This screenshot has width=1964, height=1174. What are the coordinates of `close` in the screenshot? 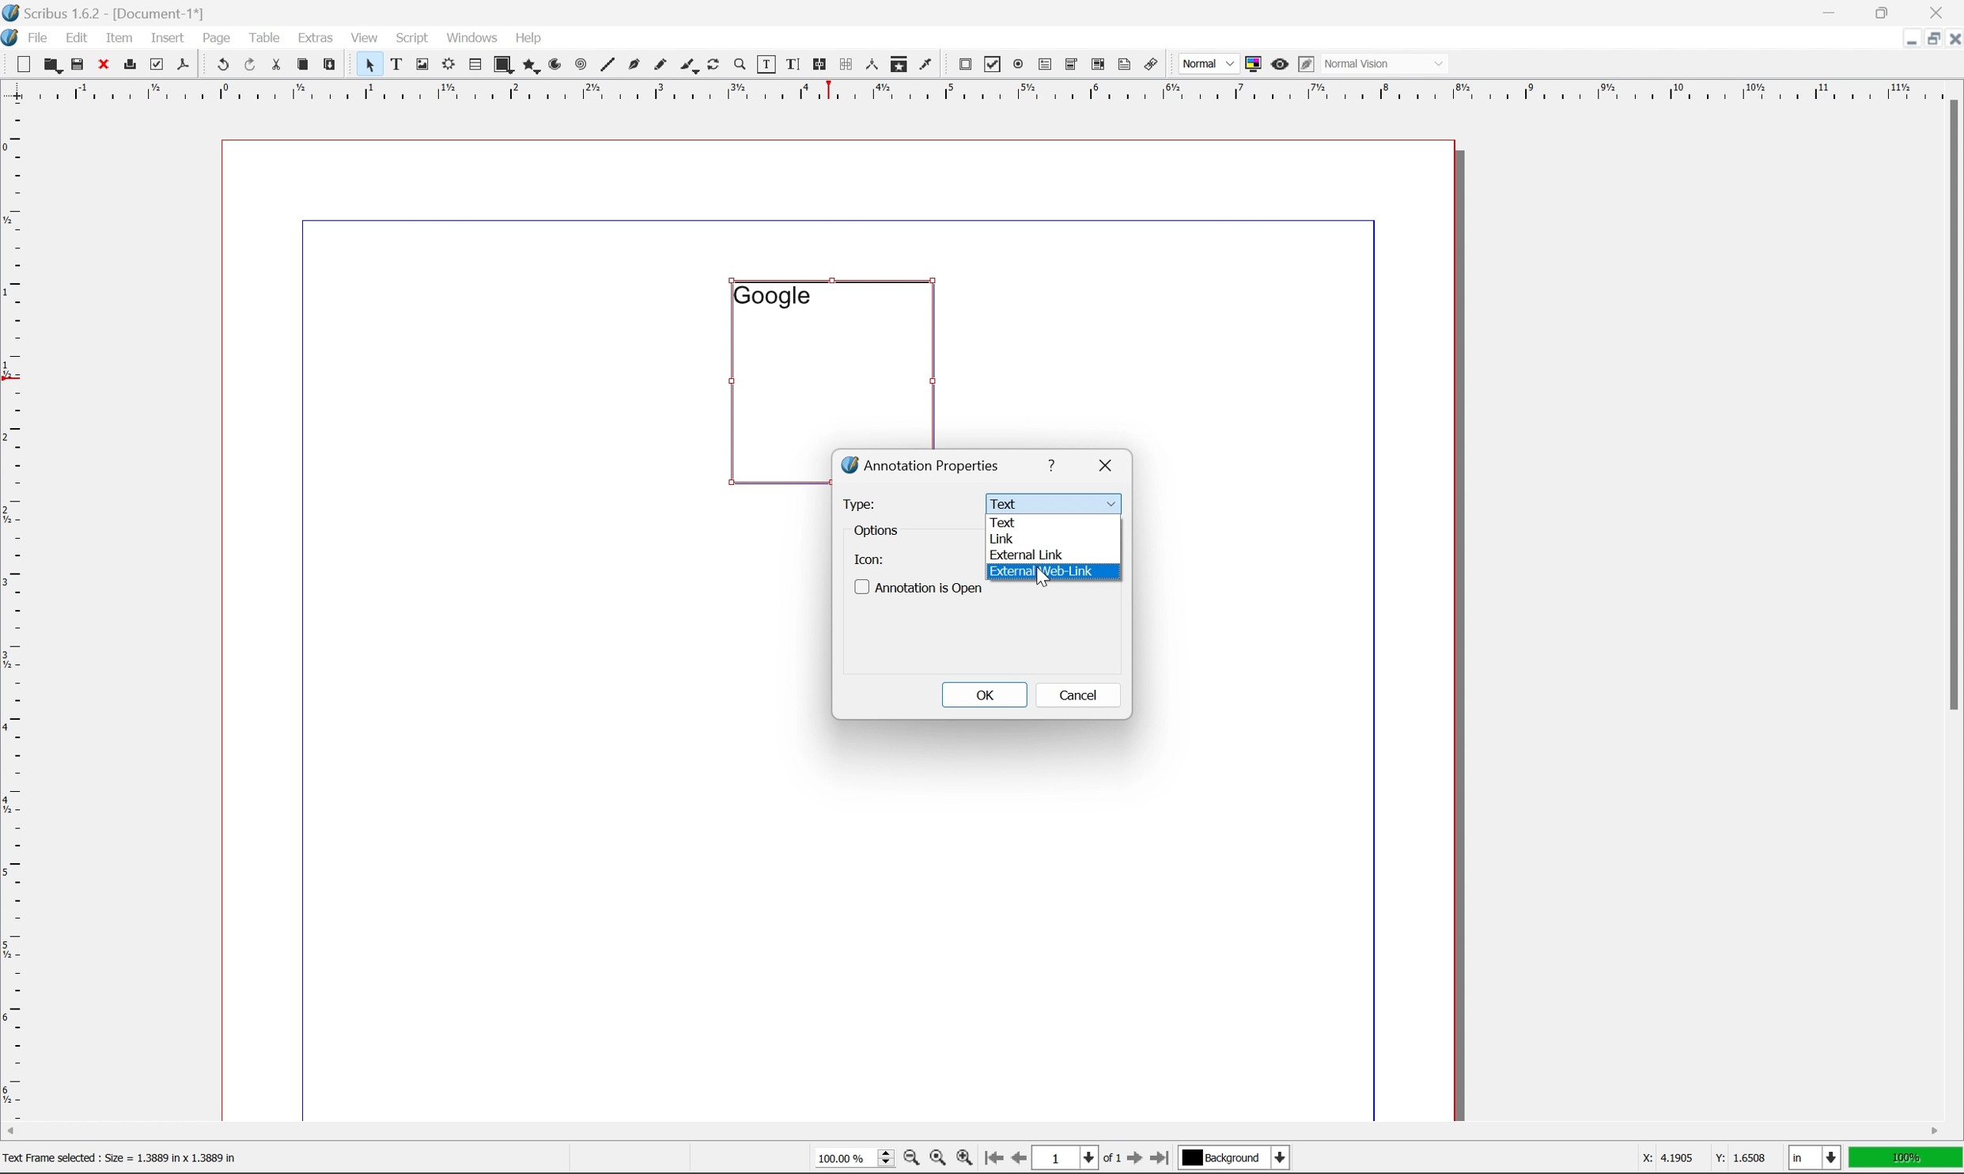 It's located at (1951, 38).